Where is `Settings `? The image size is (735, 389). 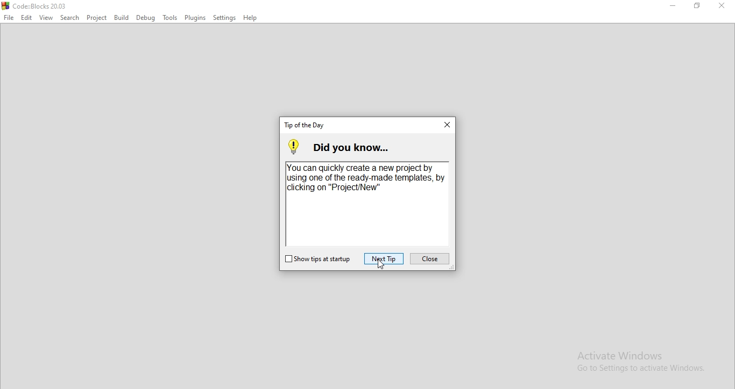 Settings  is located at coordinates (223, 17).